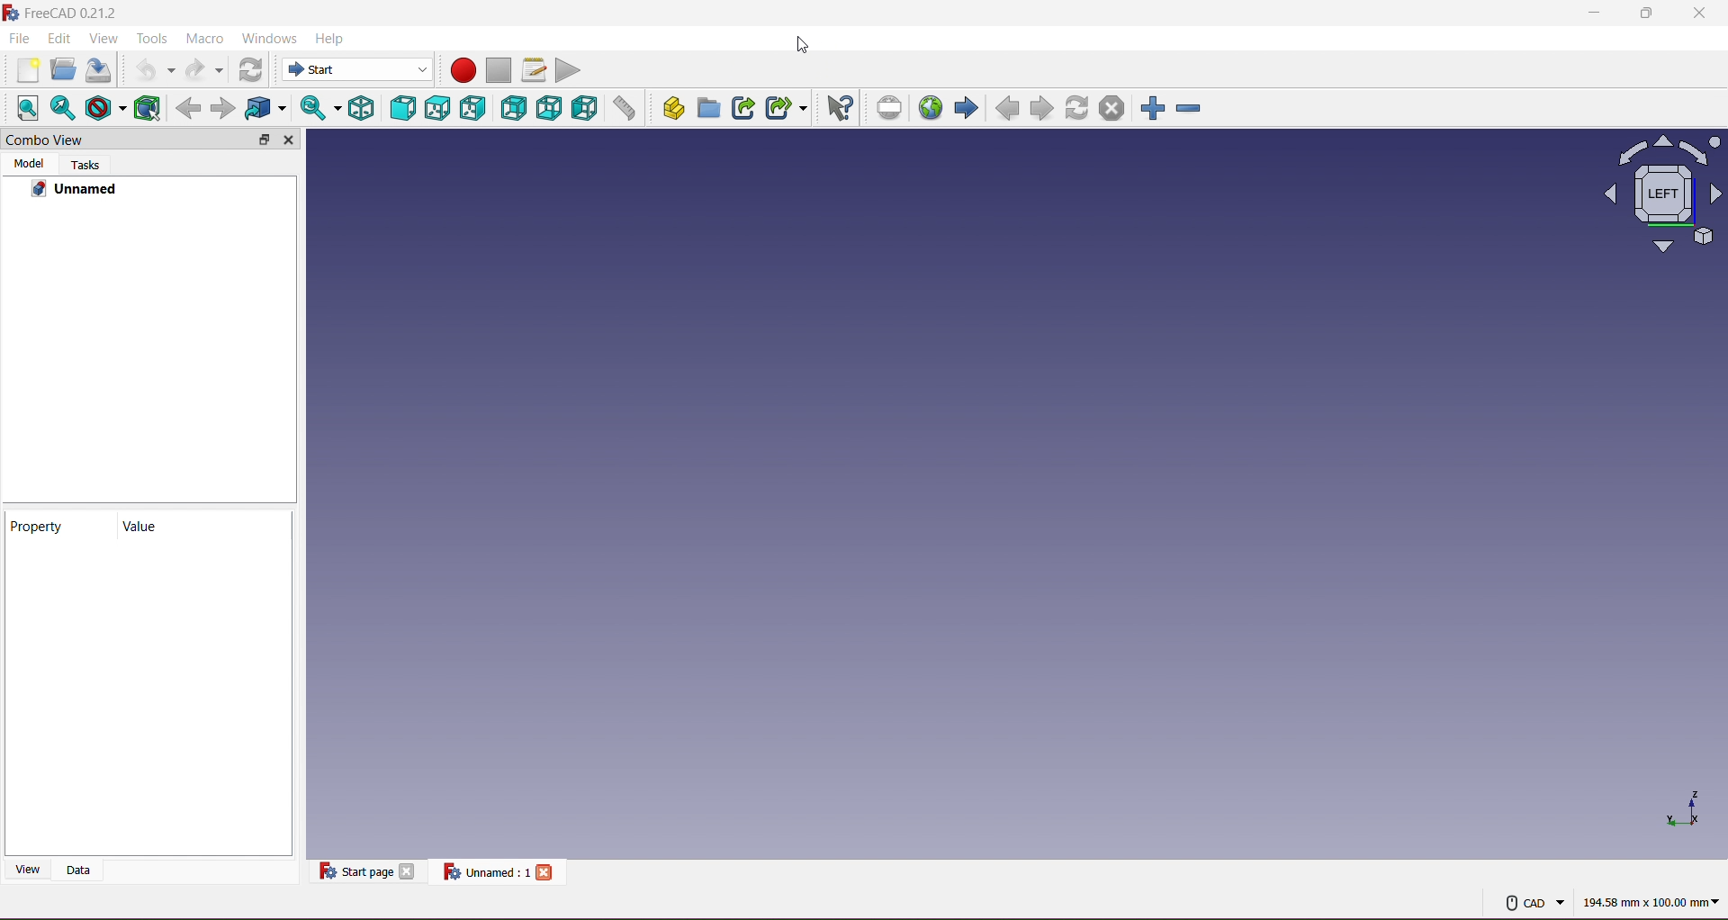 The height and width of the screenshot is (920, 1728). What do you see at coordinates (1664, 193) in the screenshot?
I see `Axis View` at bounding box center [1664, 193].